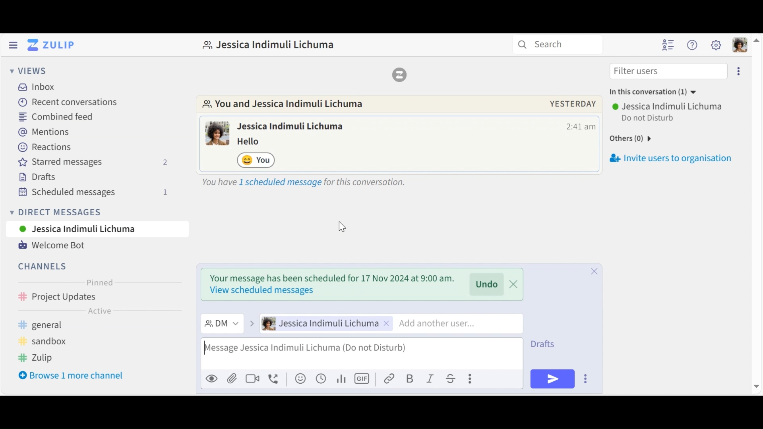 The width and height of the screenshot is (763, 429). I want to click on Scheduled message, so click(330, 281).